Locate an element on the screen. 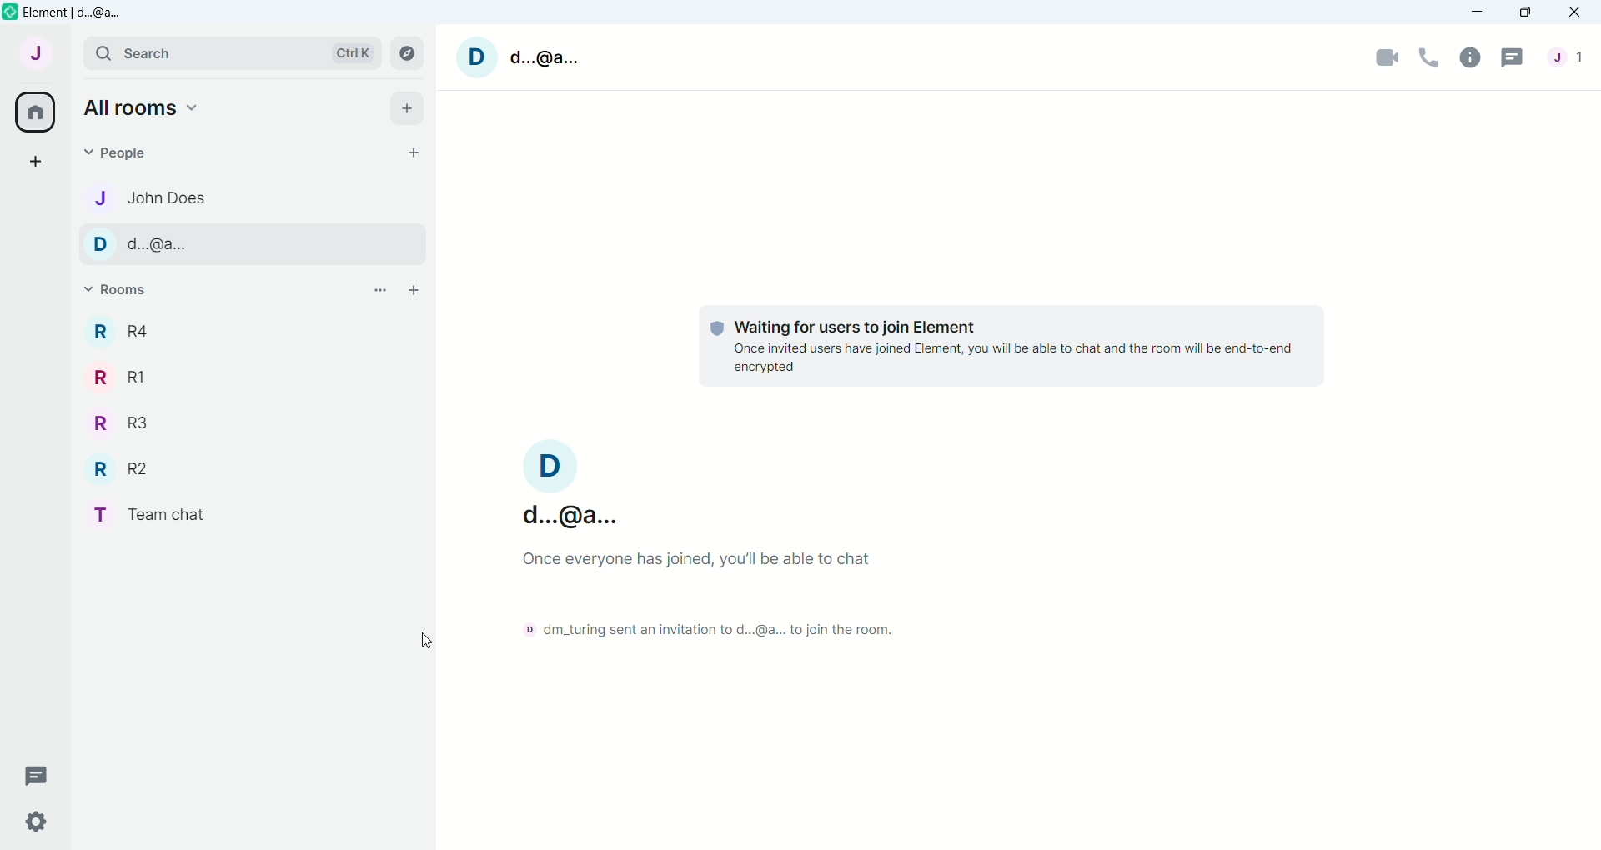 This screenshot has height=850, width=1601. Quick Settings is located at coordinates (38, 823).